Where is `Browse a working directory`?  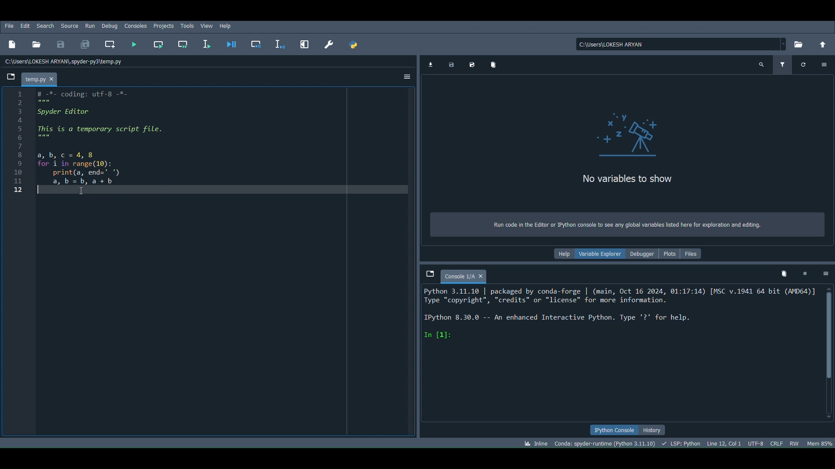
Browse a working directory is located at coordinates (798, 45).